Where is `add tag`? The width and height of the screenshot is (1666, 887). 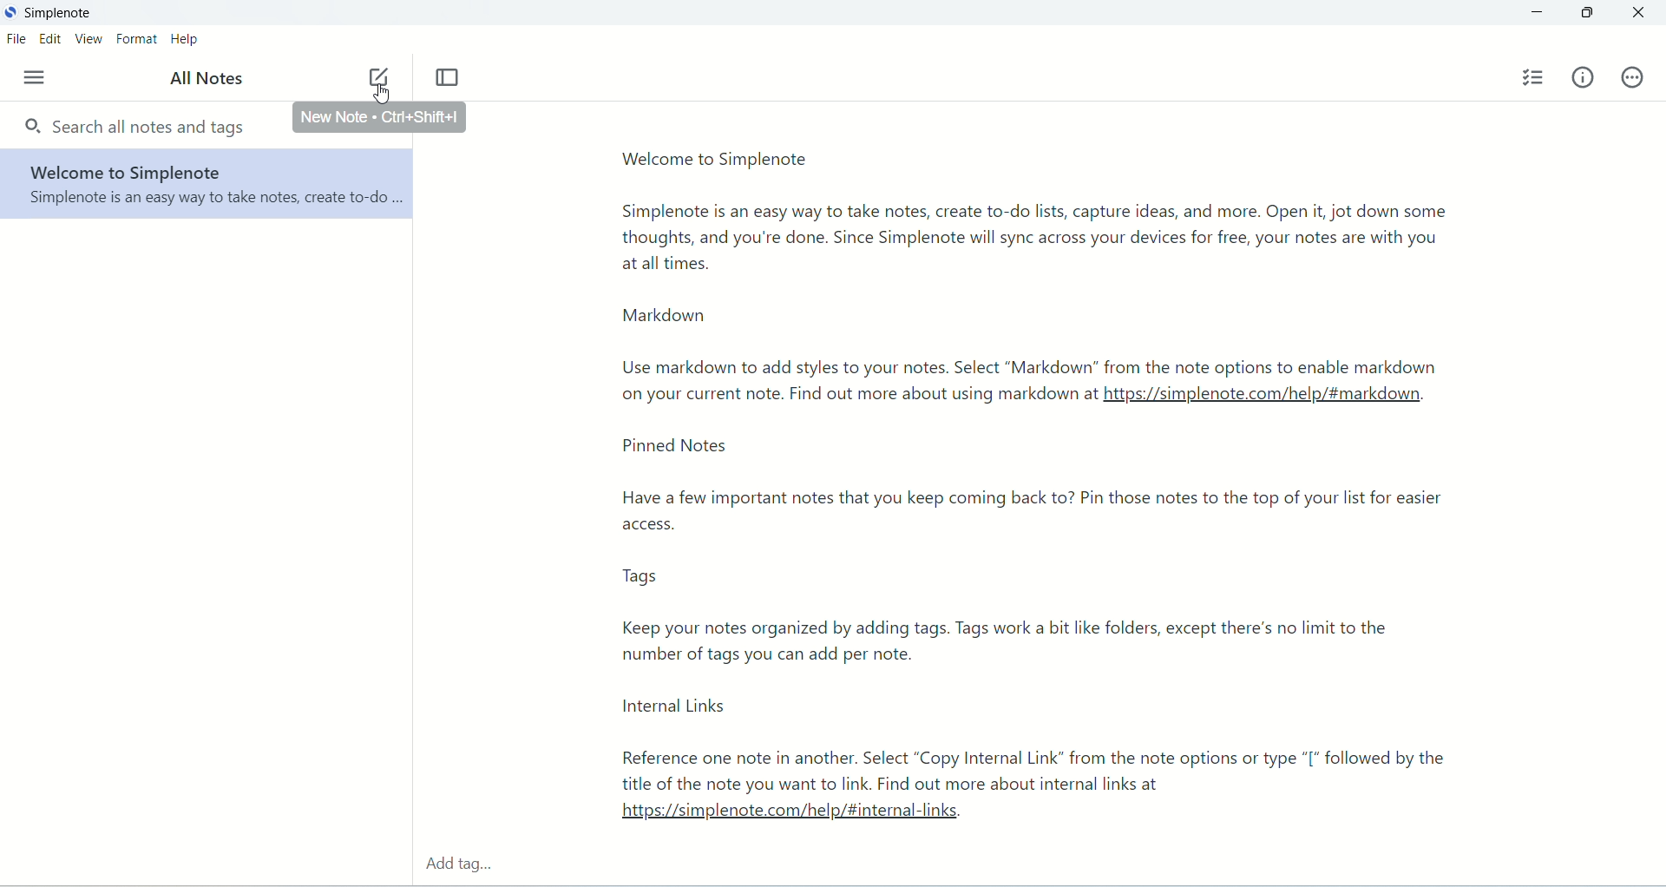 add tag is located at coordinates (467, 865).